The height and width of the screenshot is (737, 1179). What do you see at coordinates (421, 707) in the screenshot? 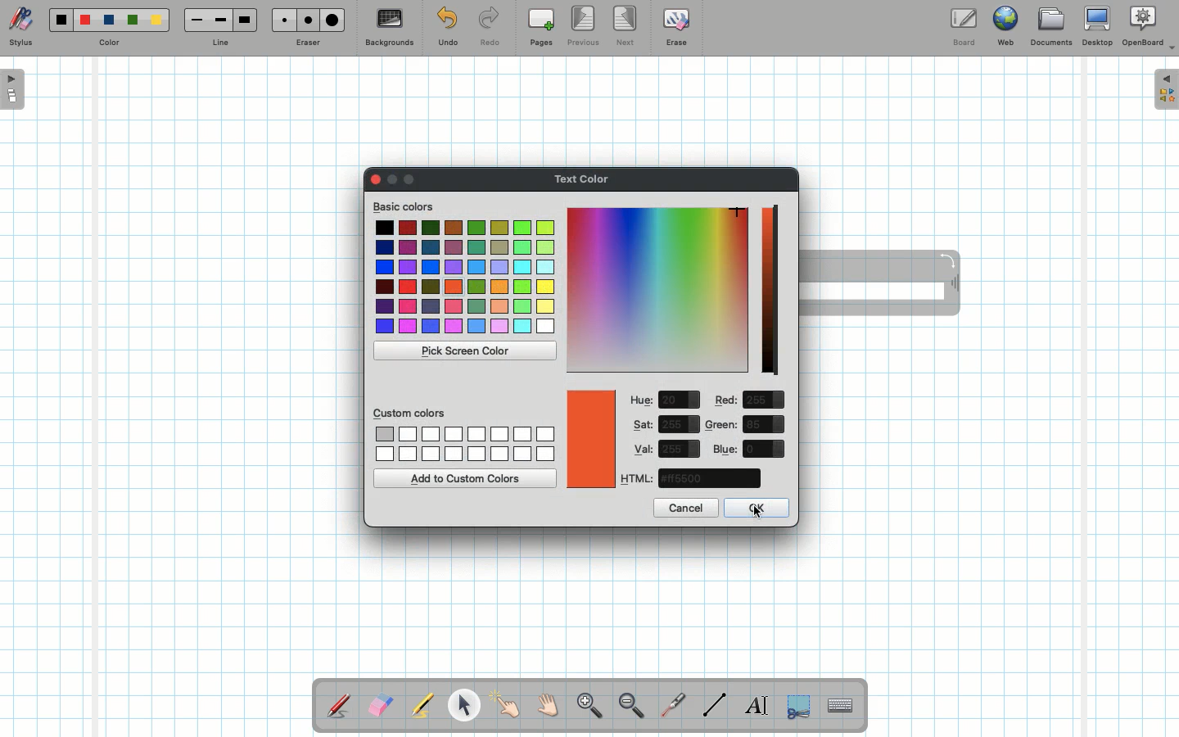
I see `Highlighter` at bounding box center [421, 707].